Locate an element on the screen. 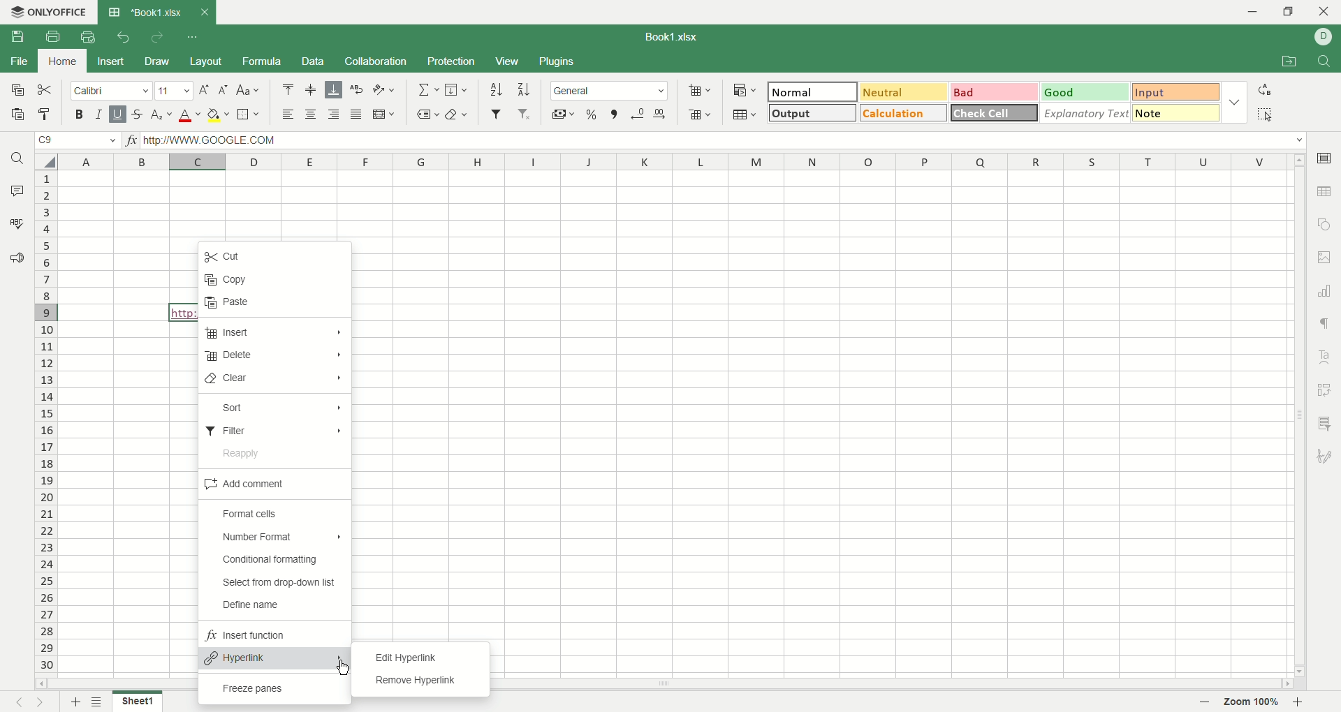 The width and height of the screenshot is (1341, 712). paste is located at coordinates (16, 114).